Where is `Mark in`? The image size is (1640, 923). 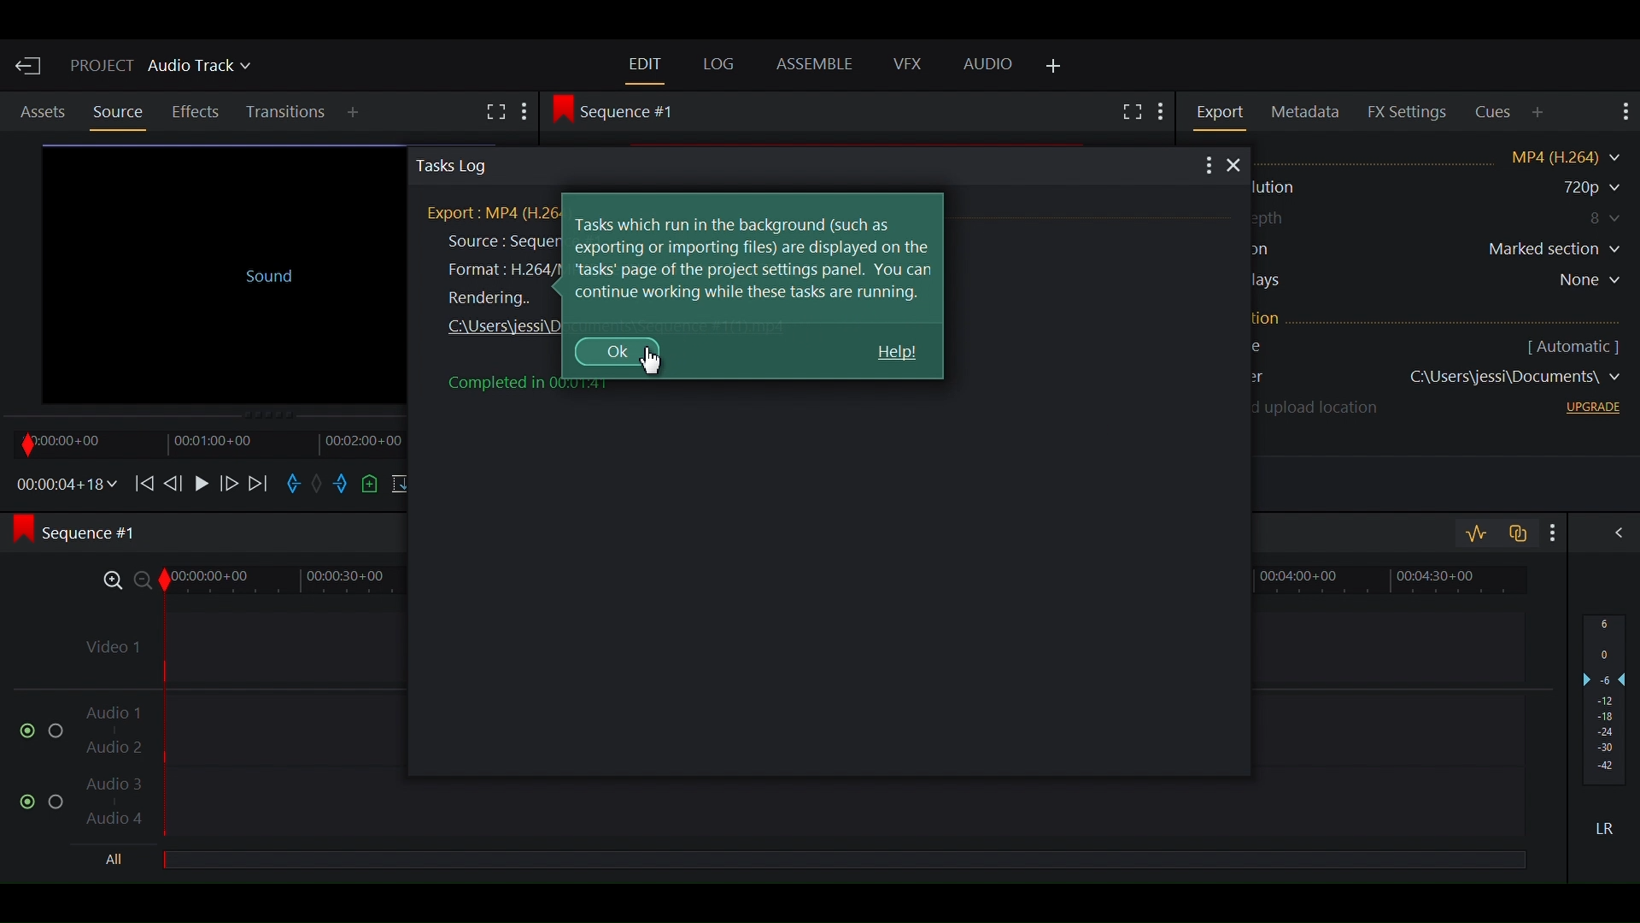 Mark in is located at coordinates (295, 485).